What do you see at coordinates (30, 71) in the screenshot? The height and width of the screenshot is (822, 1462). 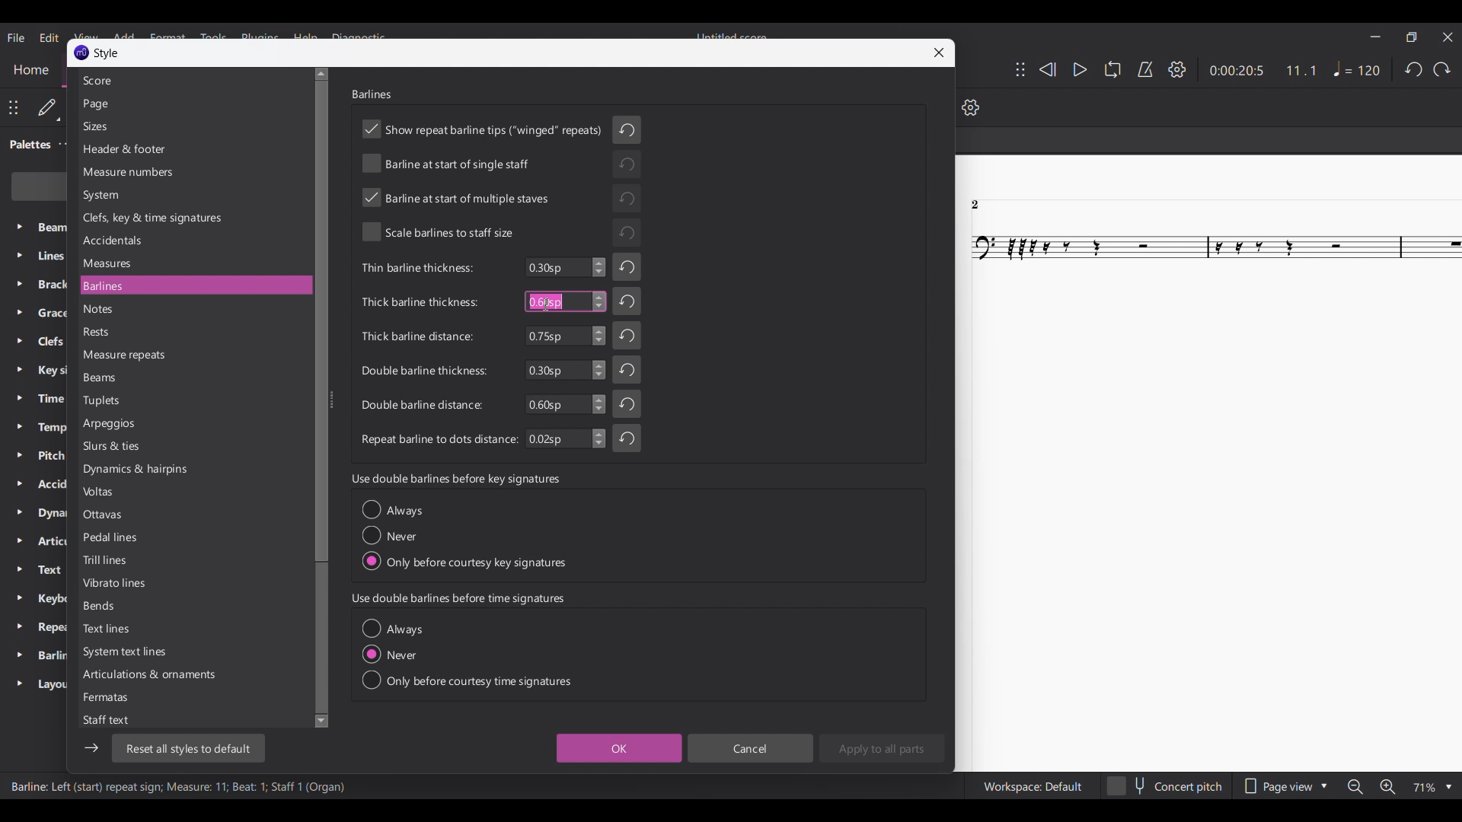 I see `Home` at bounding box center [30, 71].